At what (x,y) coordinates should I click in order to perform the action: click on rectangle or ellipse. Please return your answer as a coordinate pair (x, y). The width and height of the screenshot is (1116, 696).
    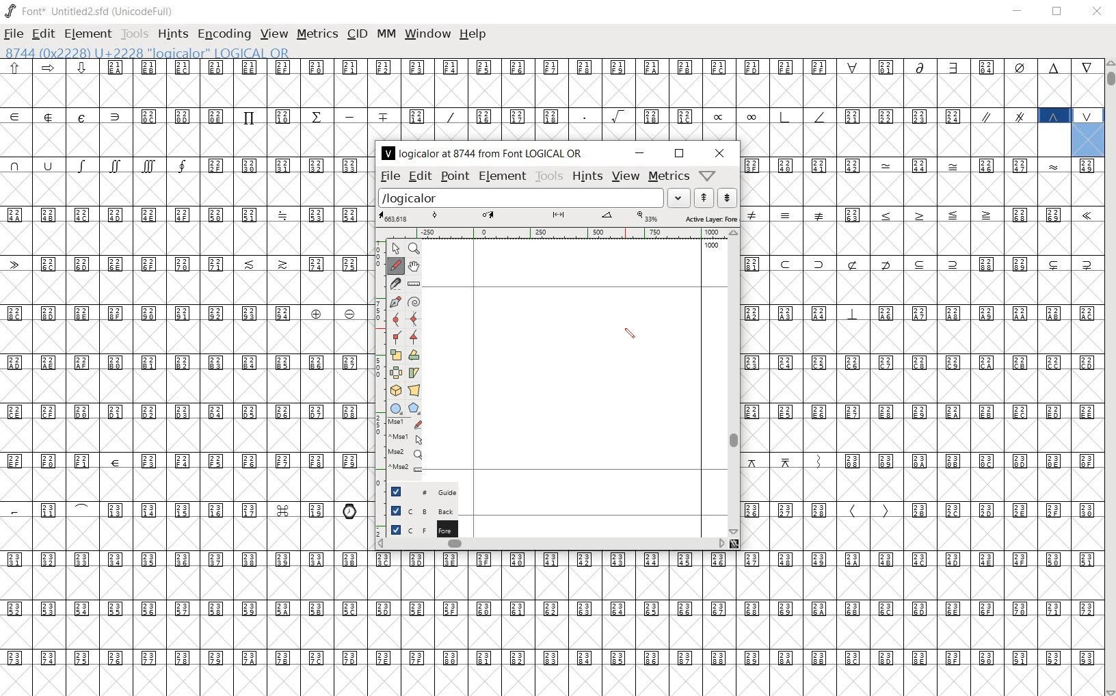
    Looking at the image, I should click on (398, 409).